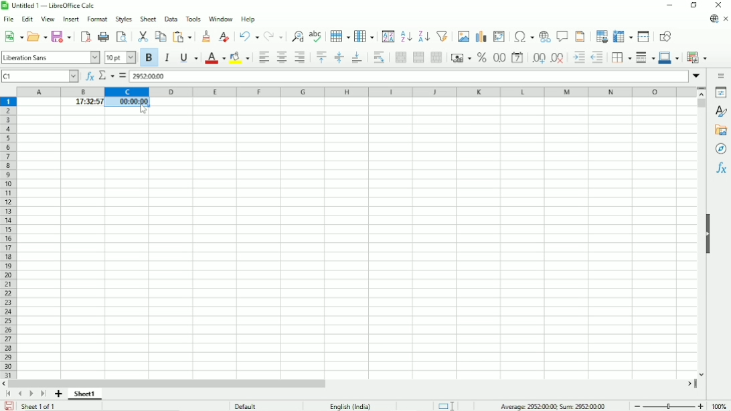  I want to click on Sheet, so click(148, 19).